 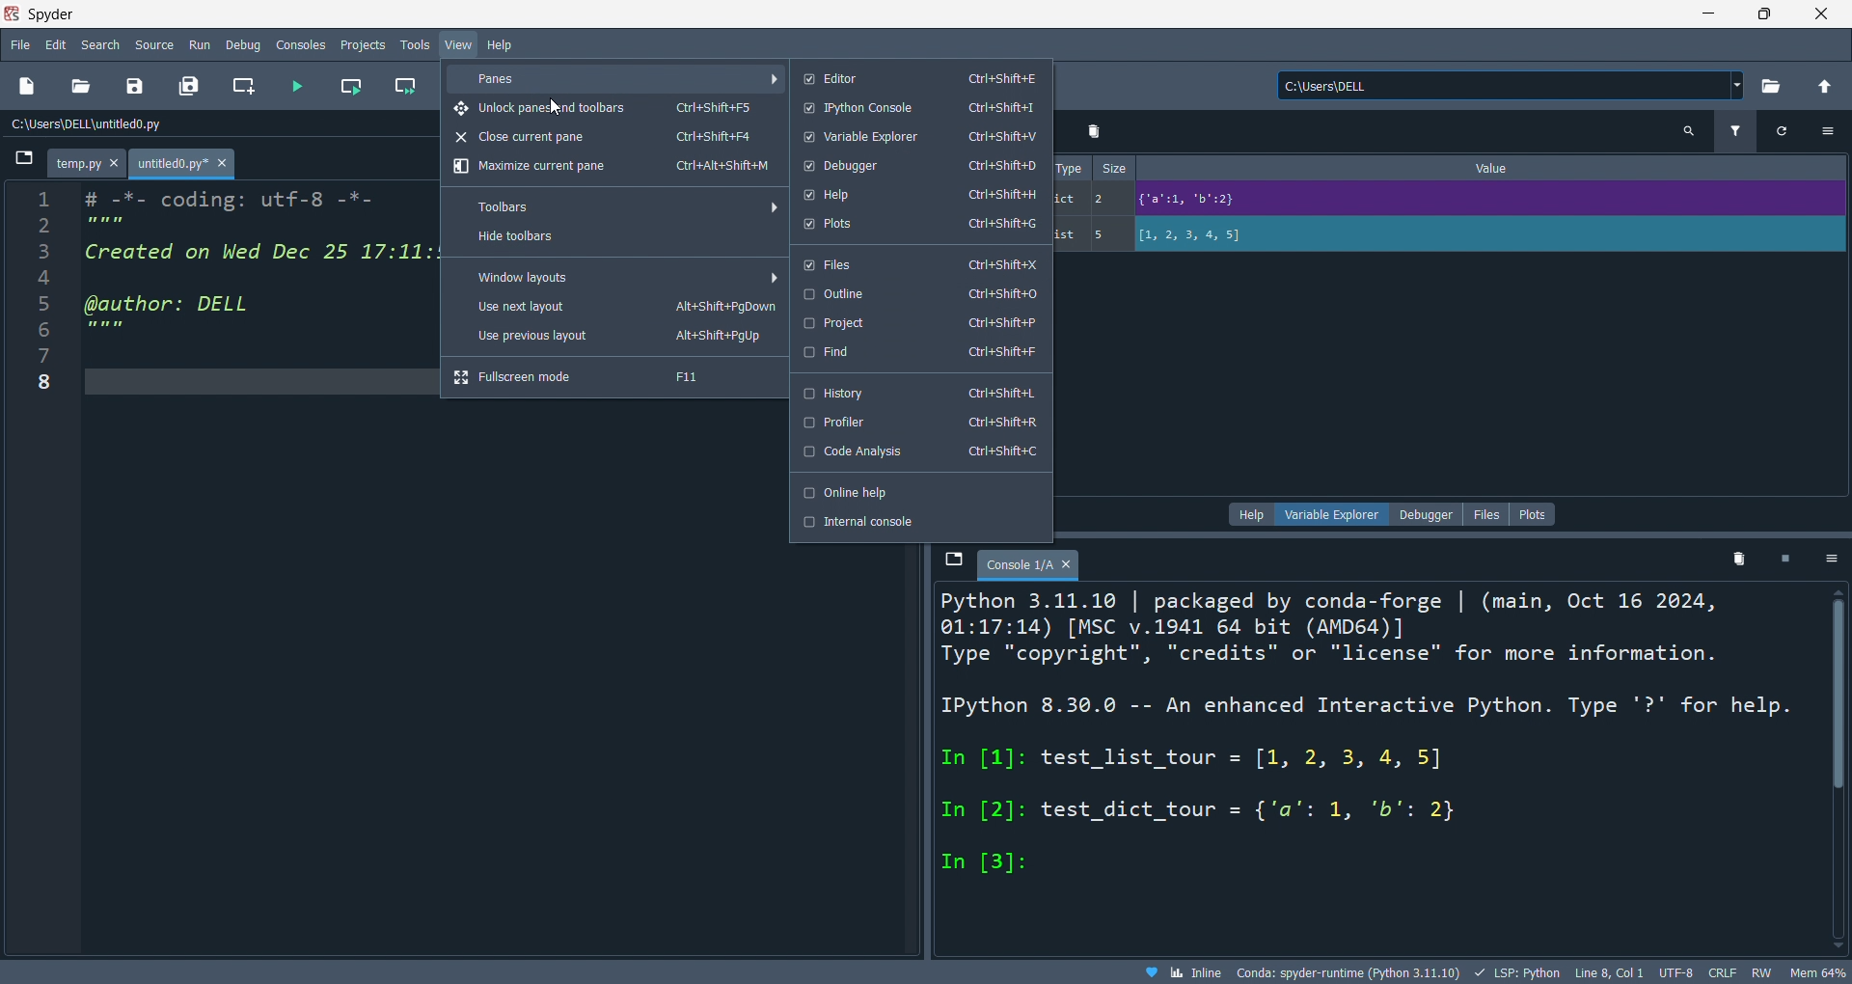 What do you see at coordinates (614, 239) in the screenshot?
I see `hide toolbars` at bounding box center [614, 239].